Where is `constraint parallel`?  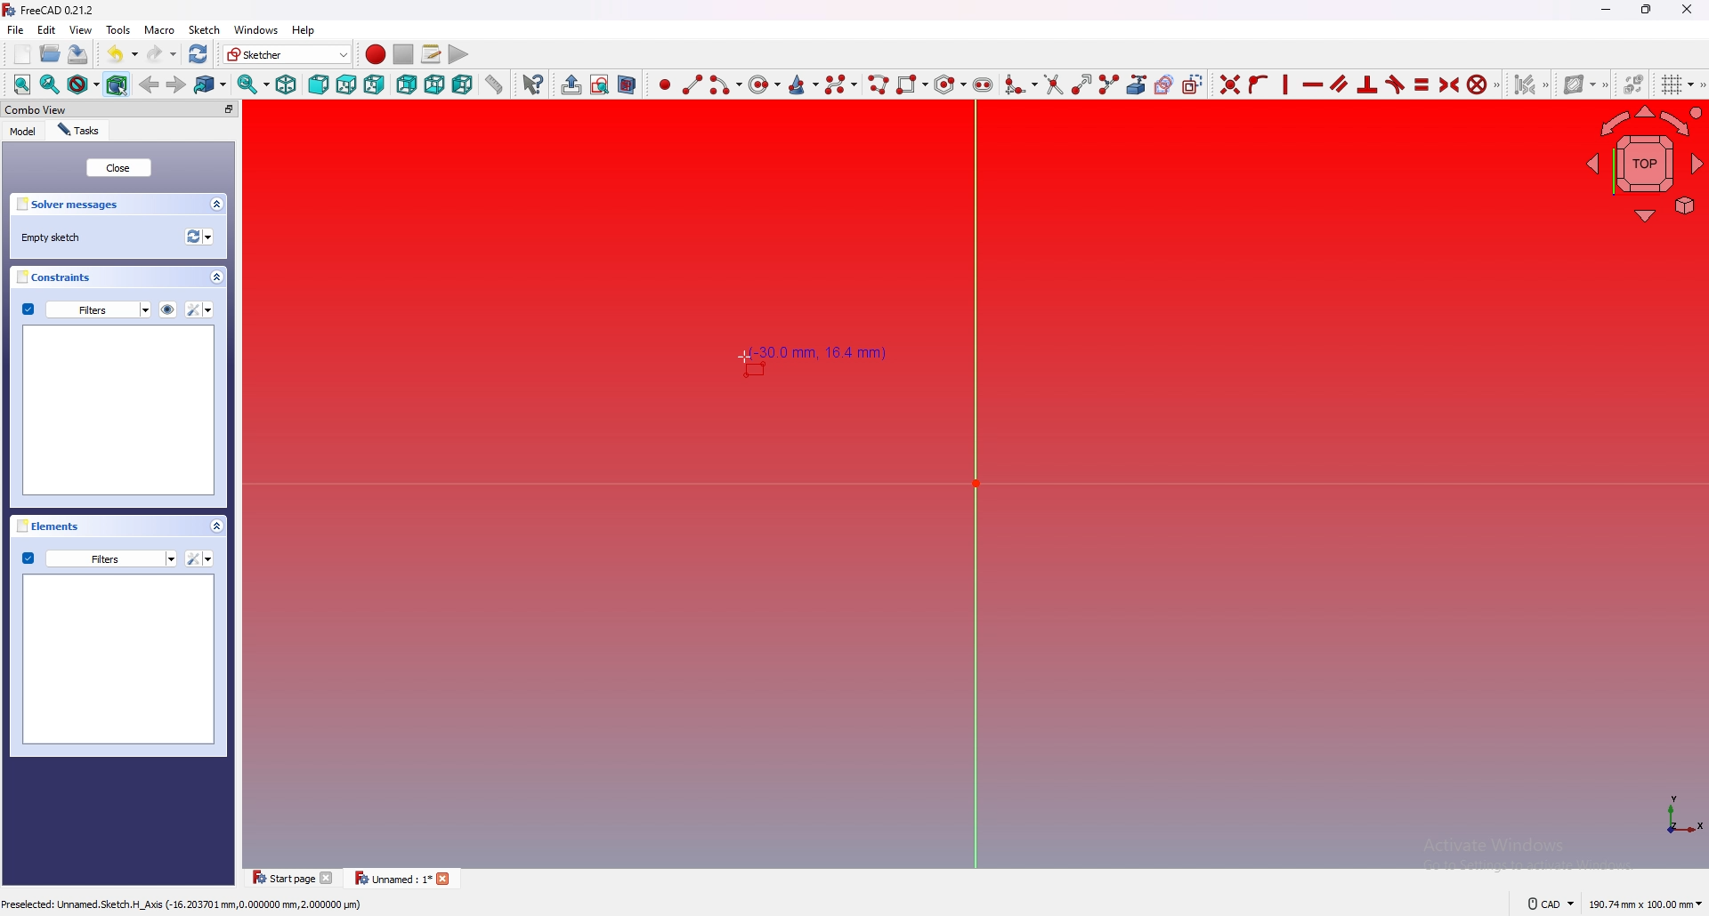
constraint parallel is located at coordinates (1340, 84).